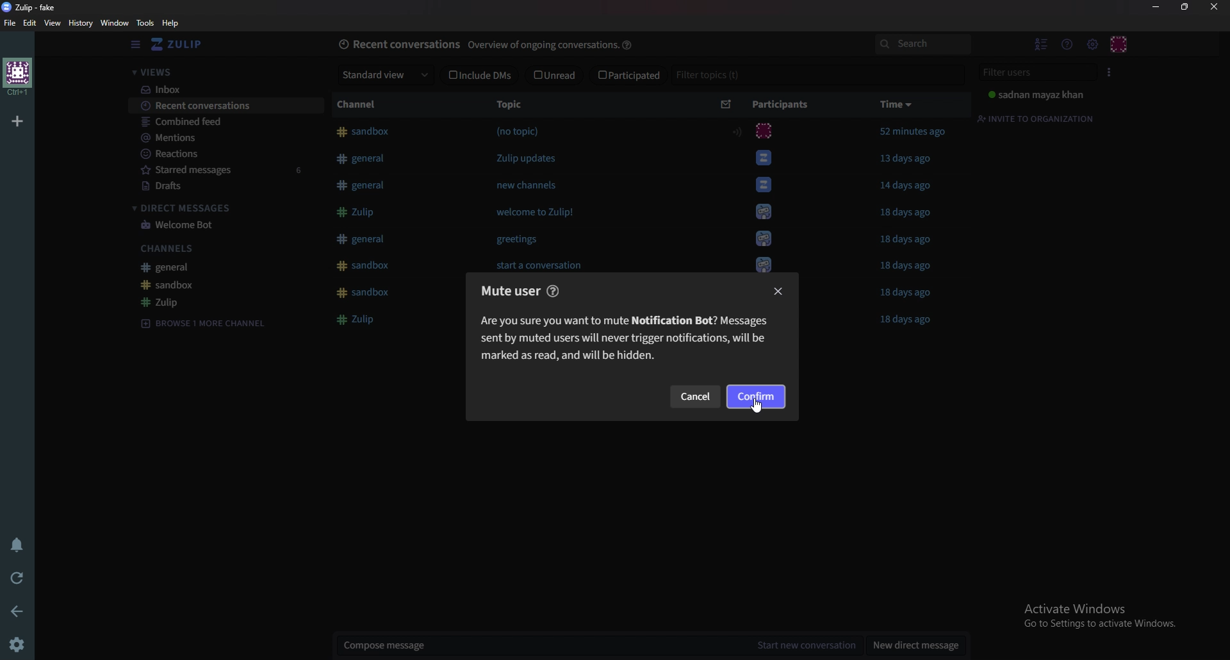 This screenshot has height=660, width=1230. I want to click on Filter users, so click(1033, 73).